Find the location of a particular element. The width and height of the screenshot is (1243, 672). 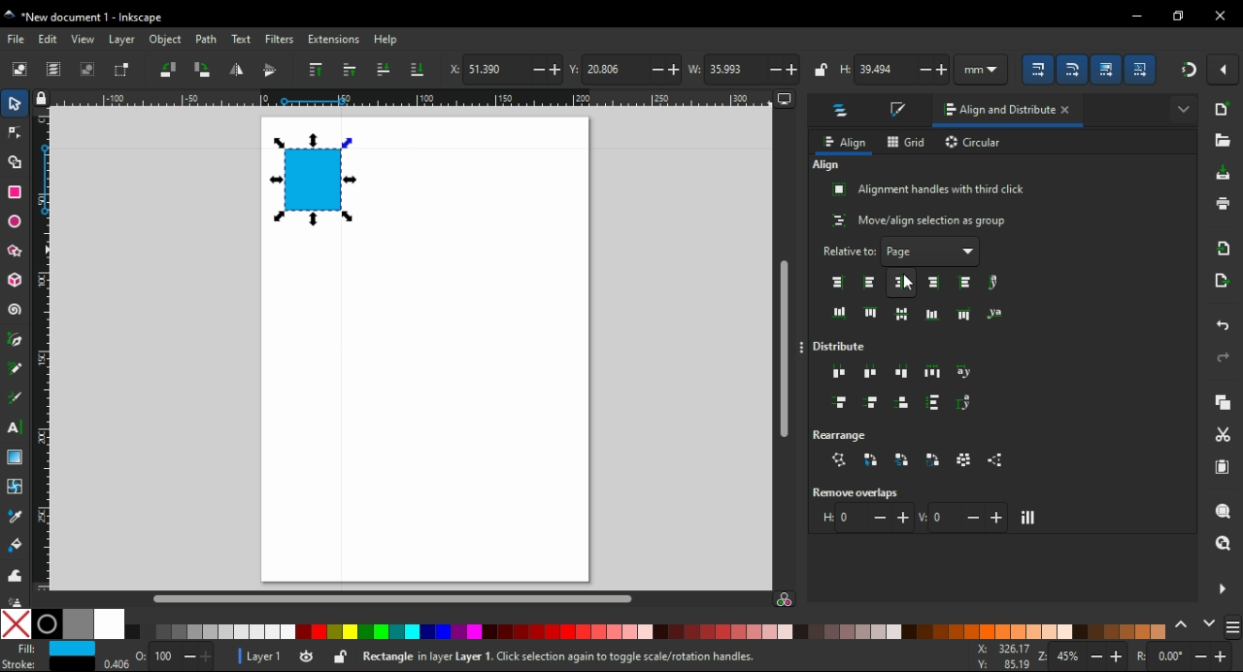

calligraphy tool is located at coordinates (18, 398).